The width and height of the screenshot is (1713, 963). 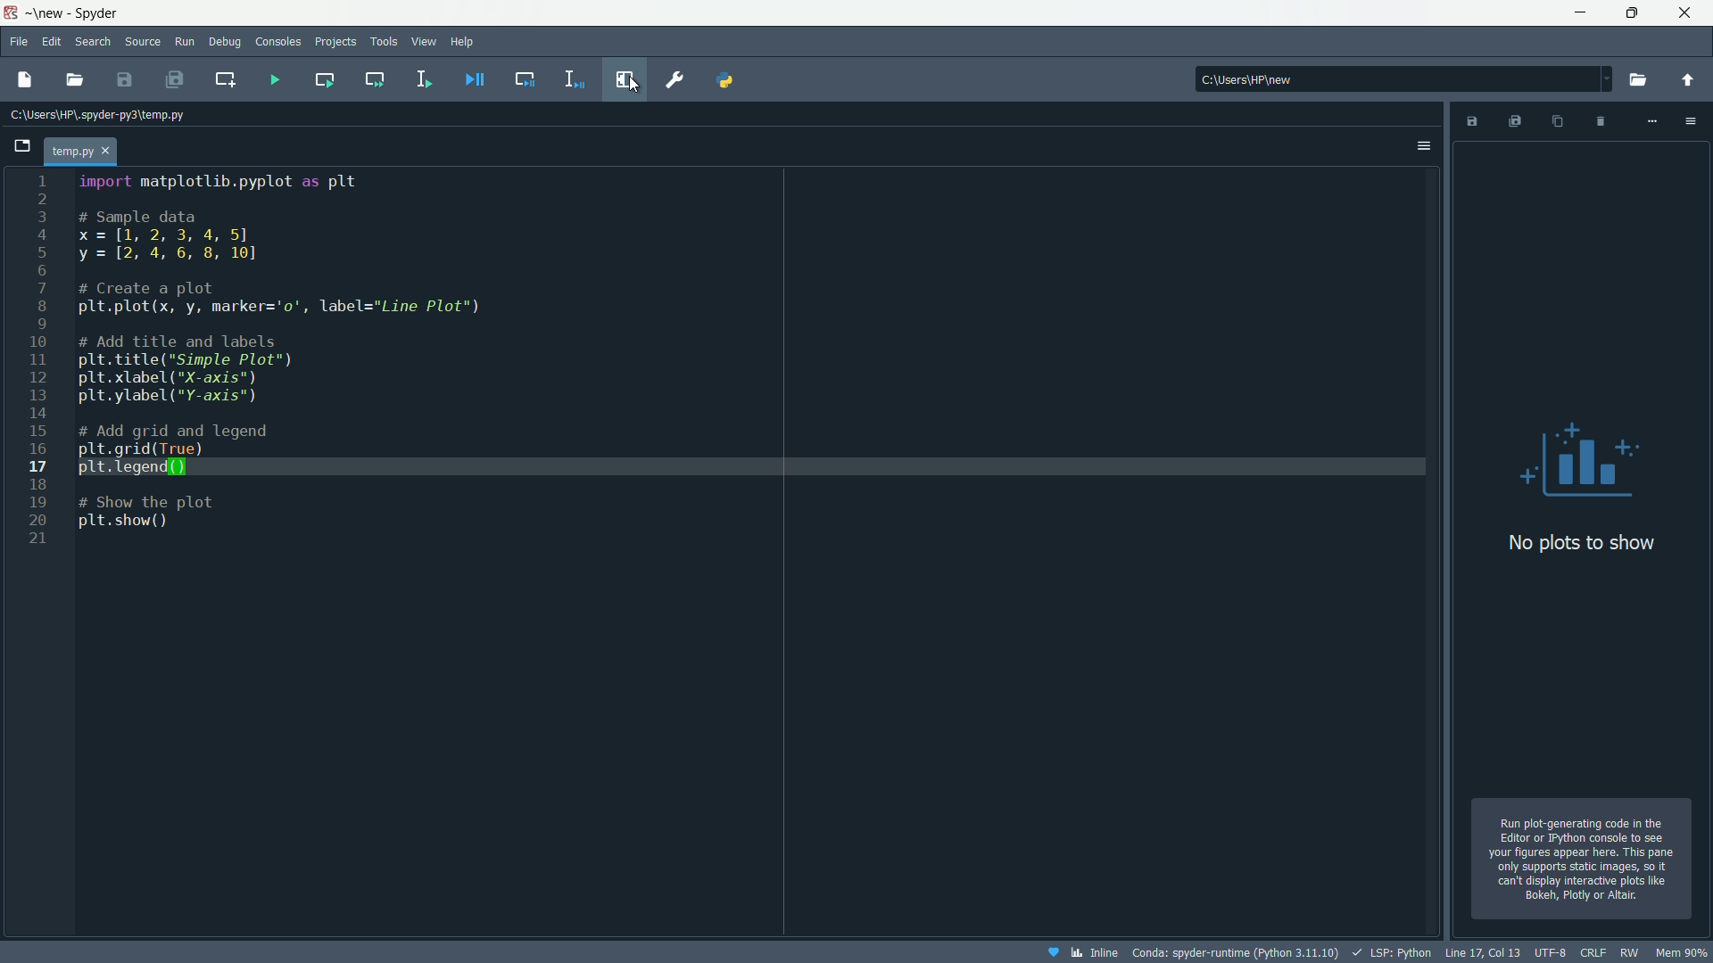 What do you see at coordinates (275, 81) in the screenshot?
I see `run file` at bounding box center [275, 81].